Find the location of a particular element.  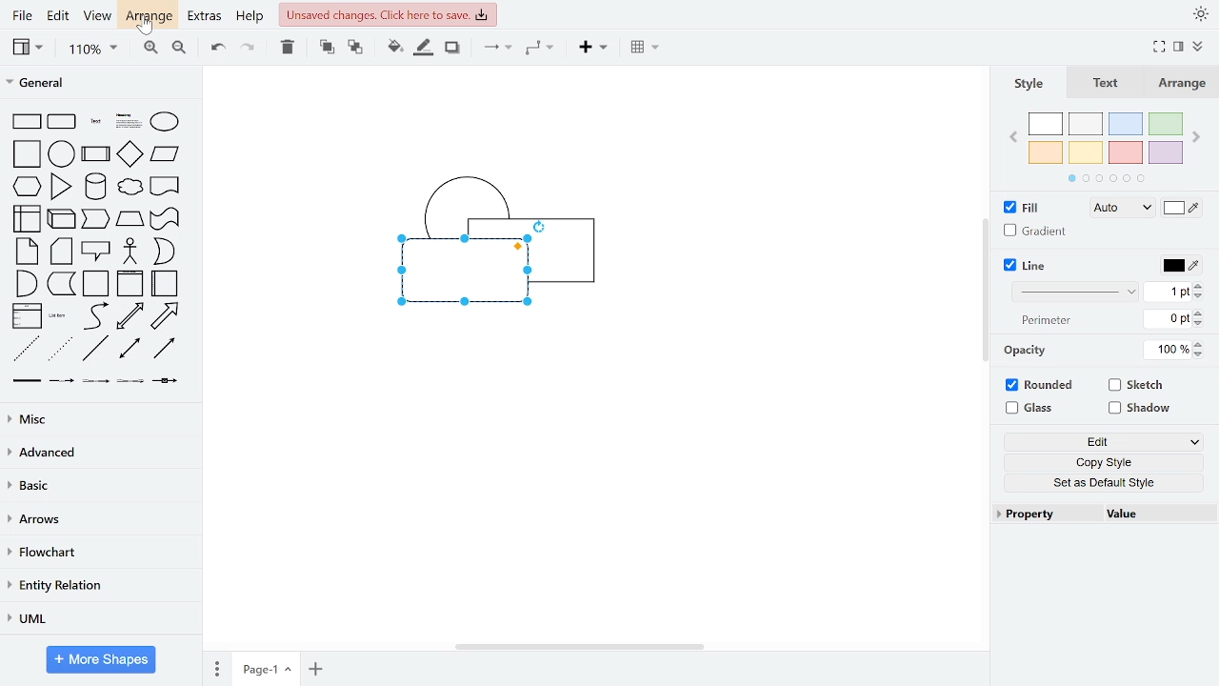

file is located at coordinates (21, 15).